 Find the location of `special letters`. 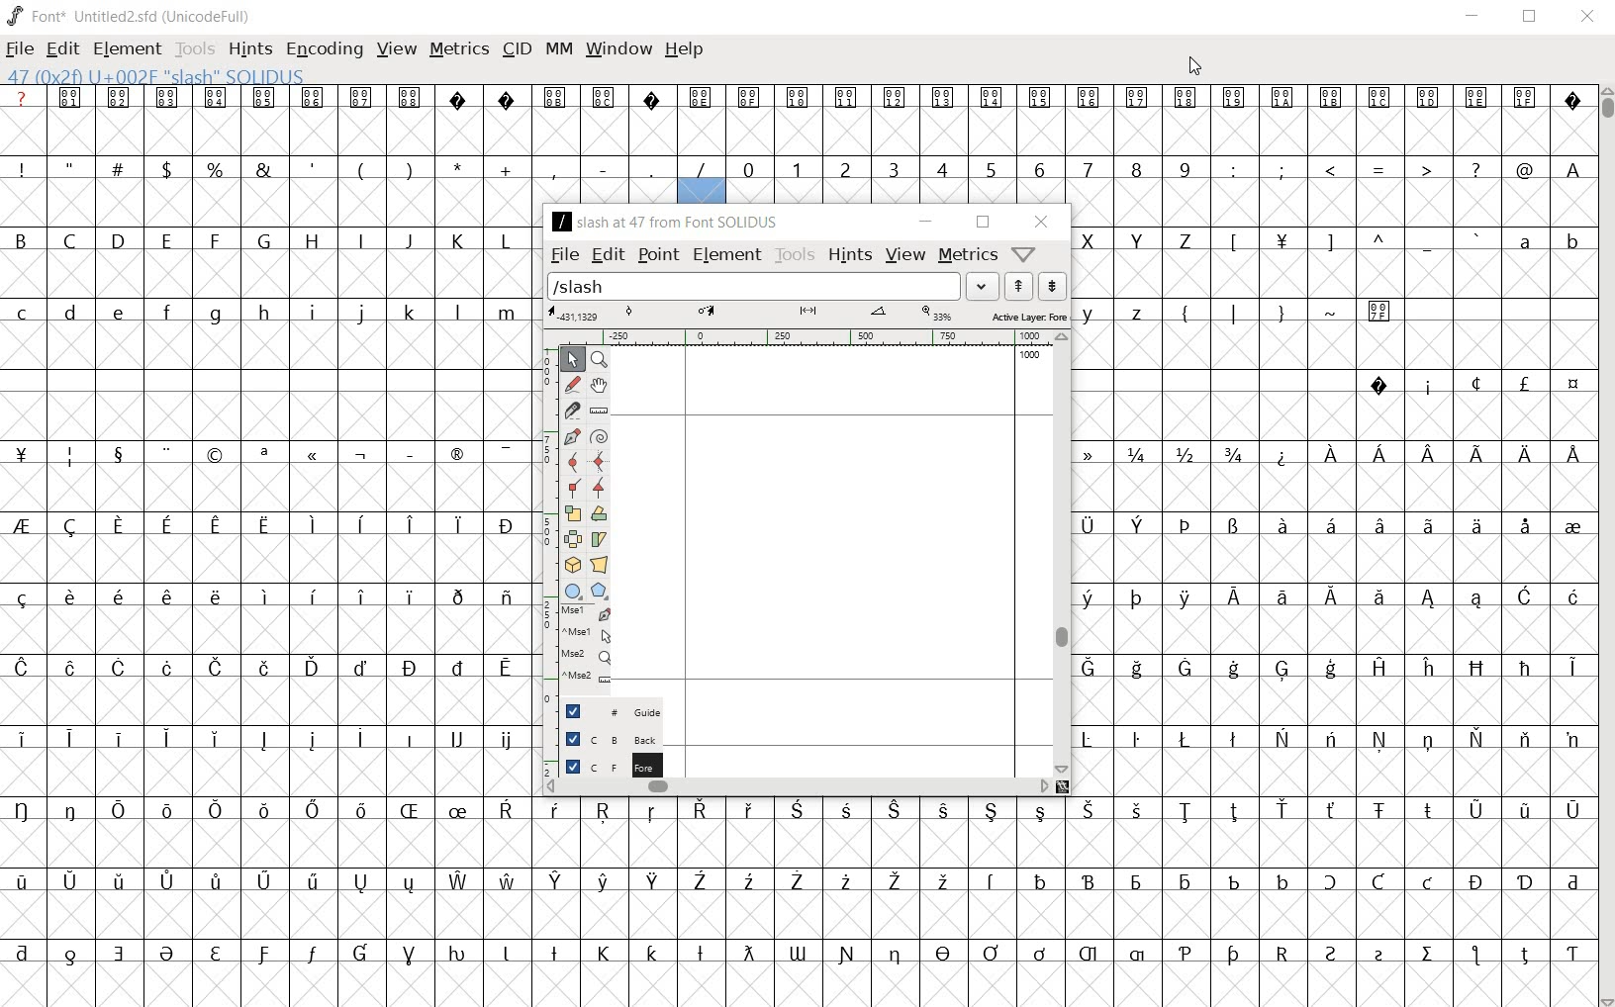

special letters is located at coordinates (265, 597).